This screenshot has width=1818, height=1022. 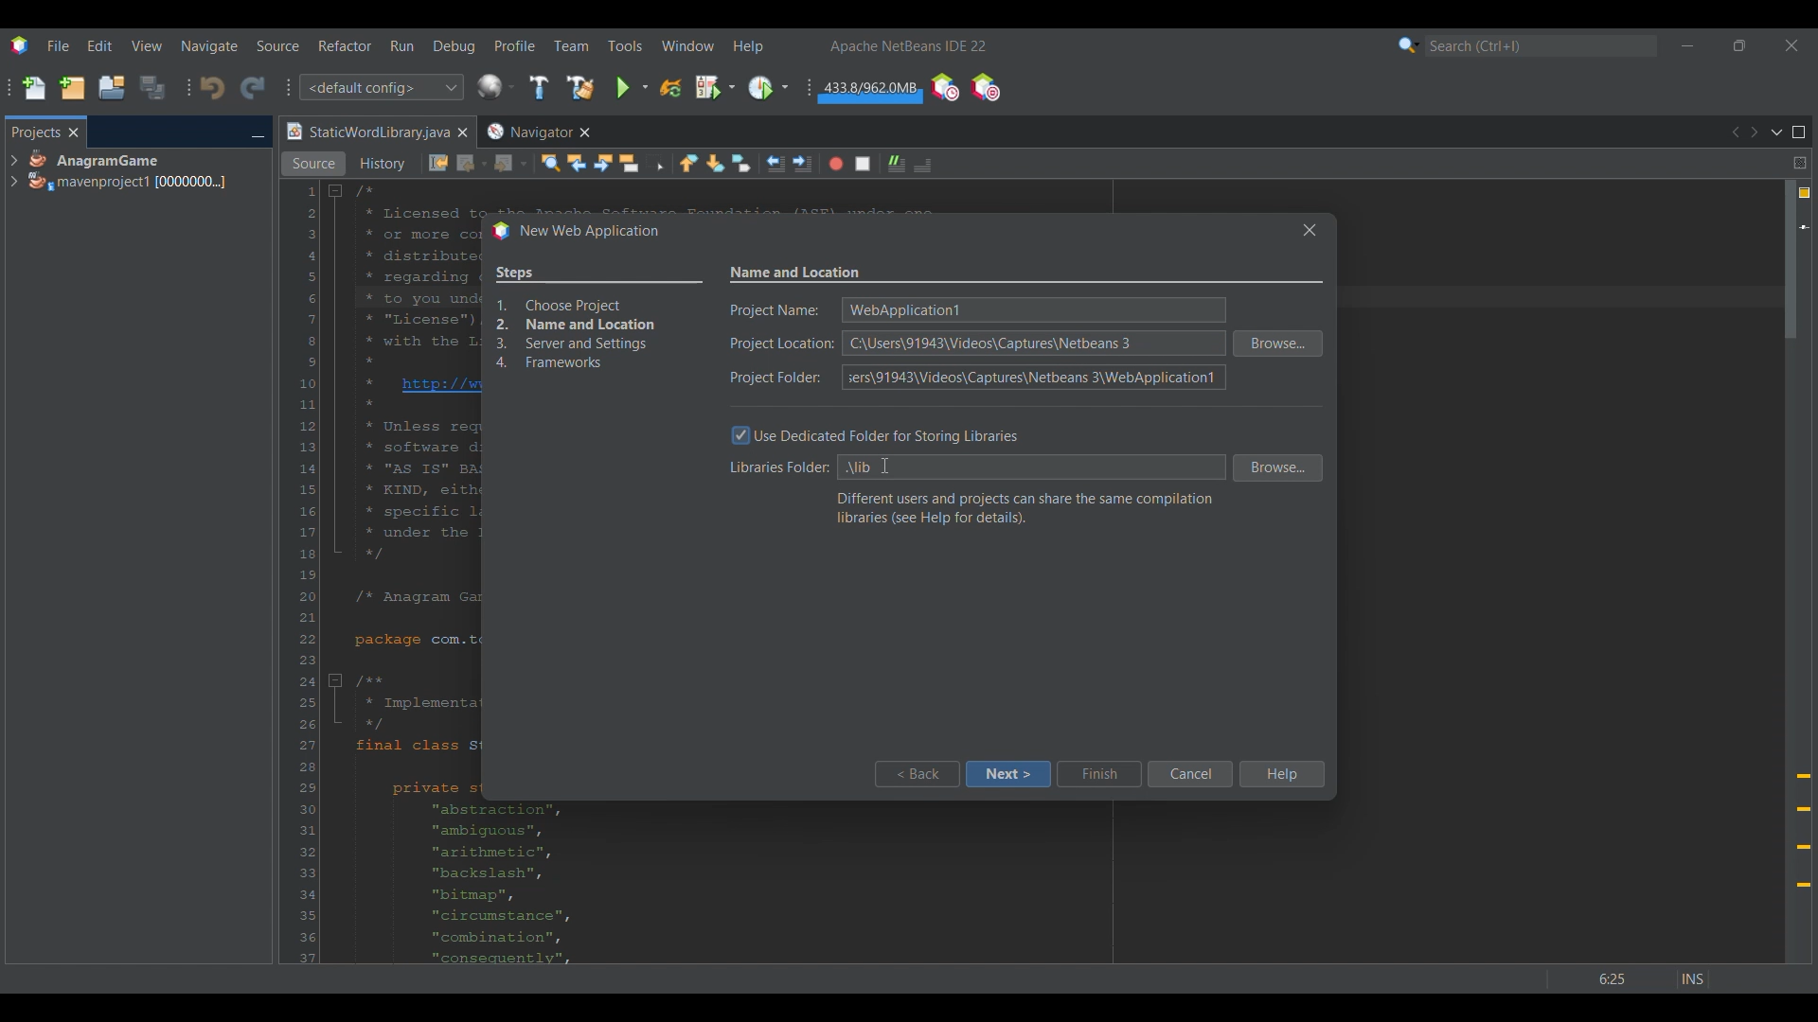 I want to click on Refactor menu, so click(x=345, y=45).